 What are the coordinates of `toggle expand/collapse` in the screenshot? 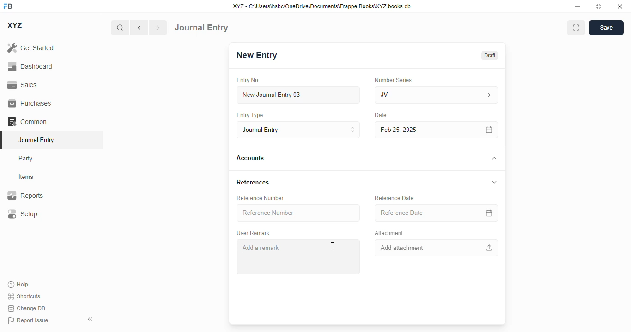 It's located at (492, 158).